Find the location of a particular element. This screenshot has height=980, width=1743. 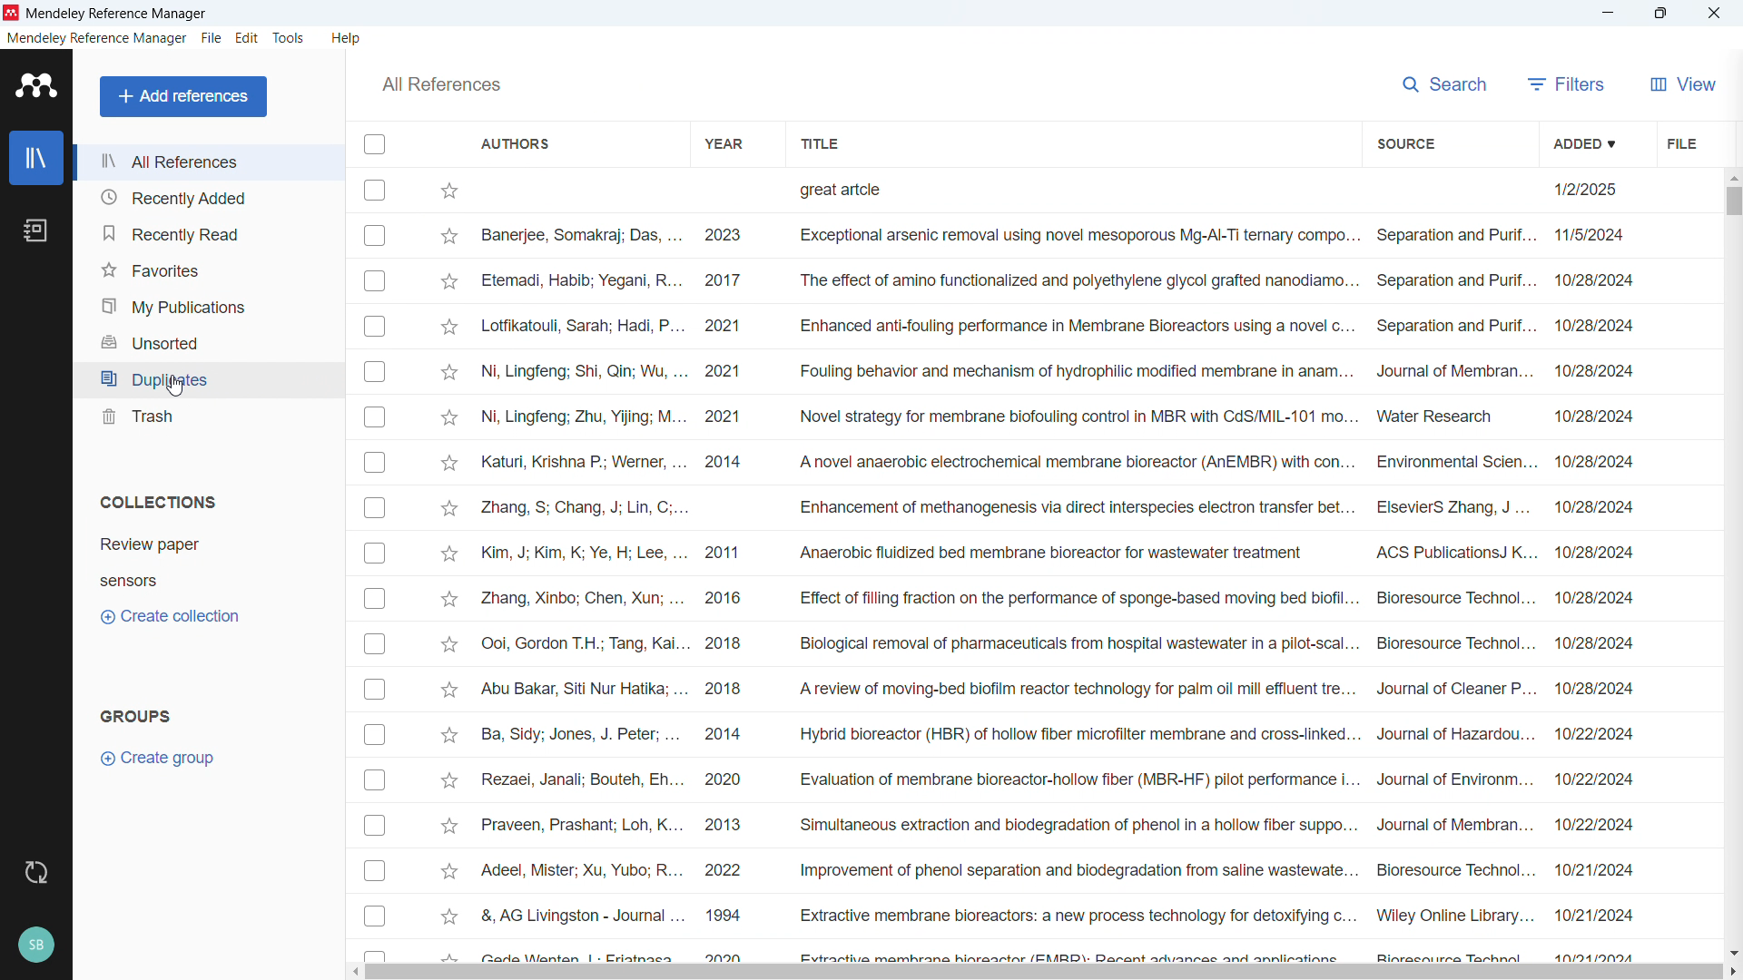

Title  is located at coordinates (119, 15).